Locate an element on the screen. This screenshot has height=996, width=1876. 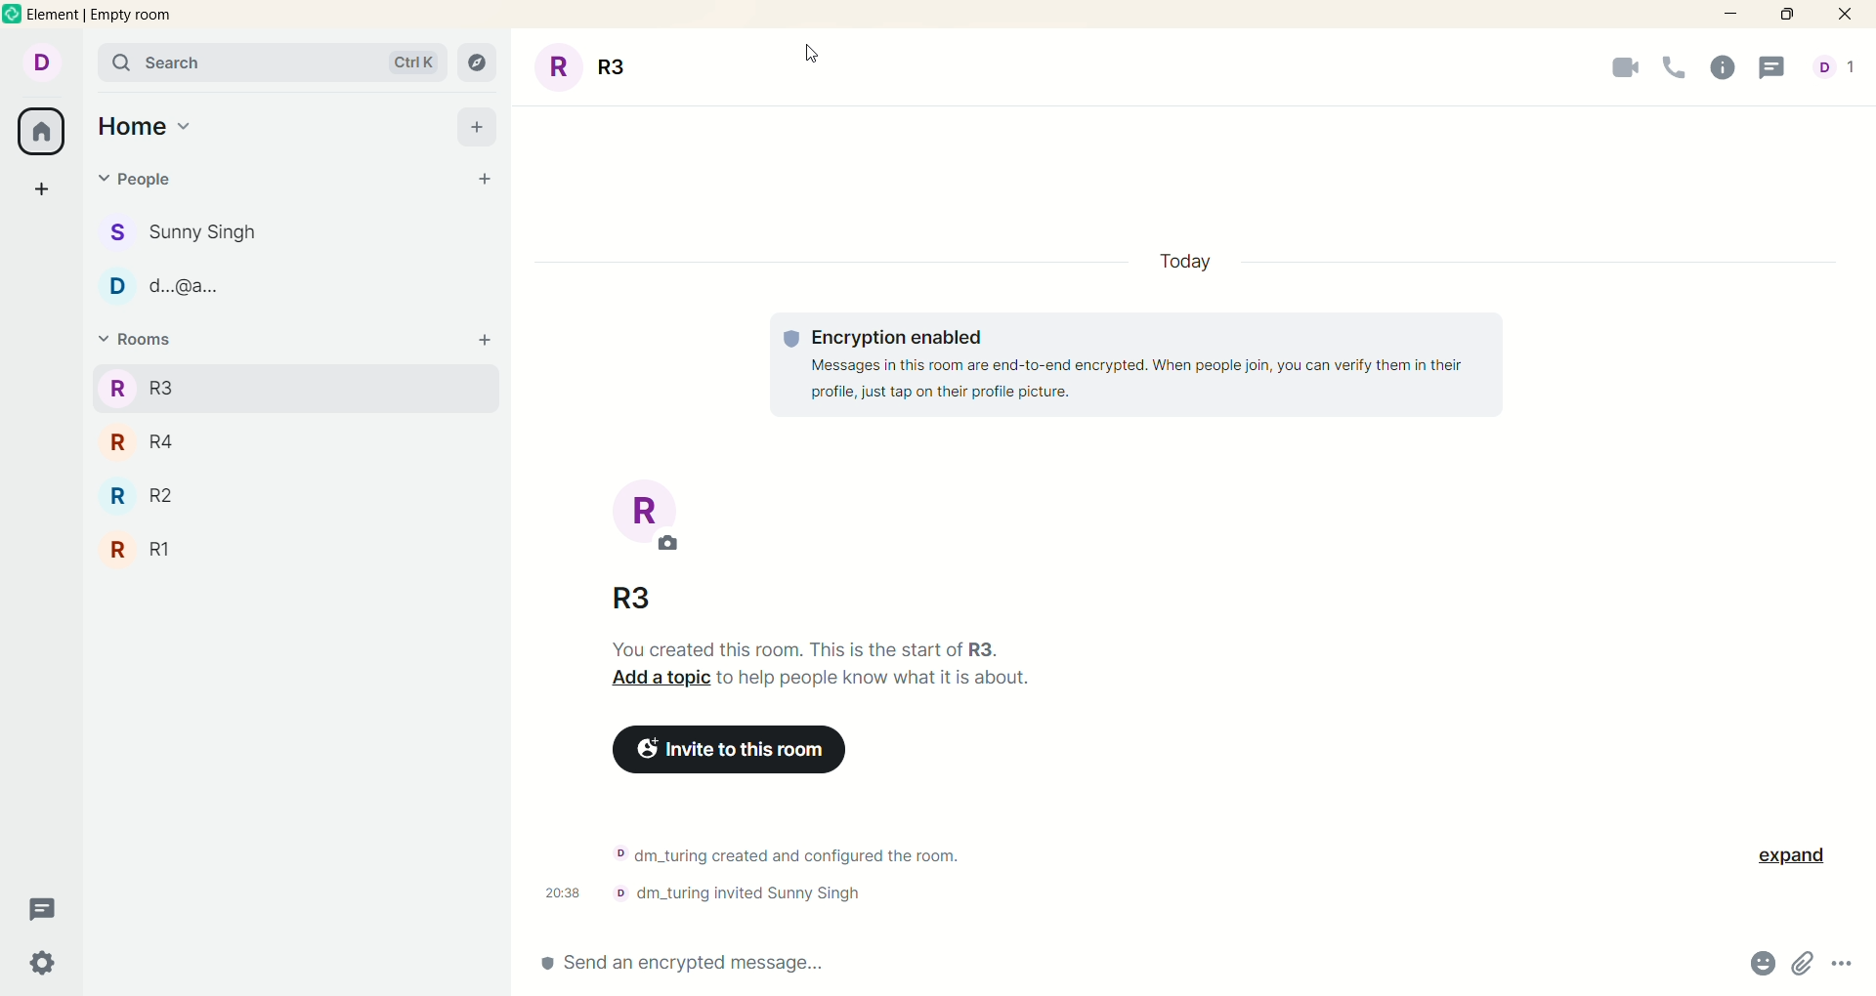
all rooms is located at coordinates (43, 131).